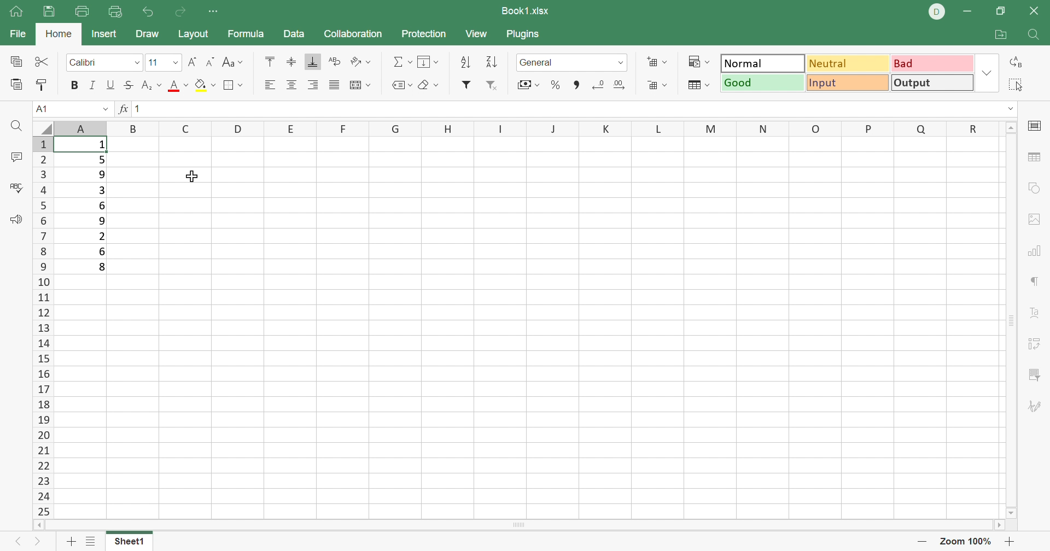 The height and width of the screenshot is (551, 1050). Describe the element at coordinates (101, 236) in the screenshot. I see `2` at that location.